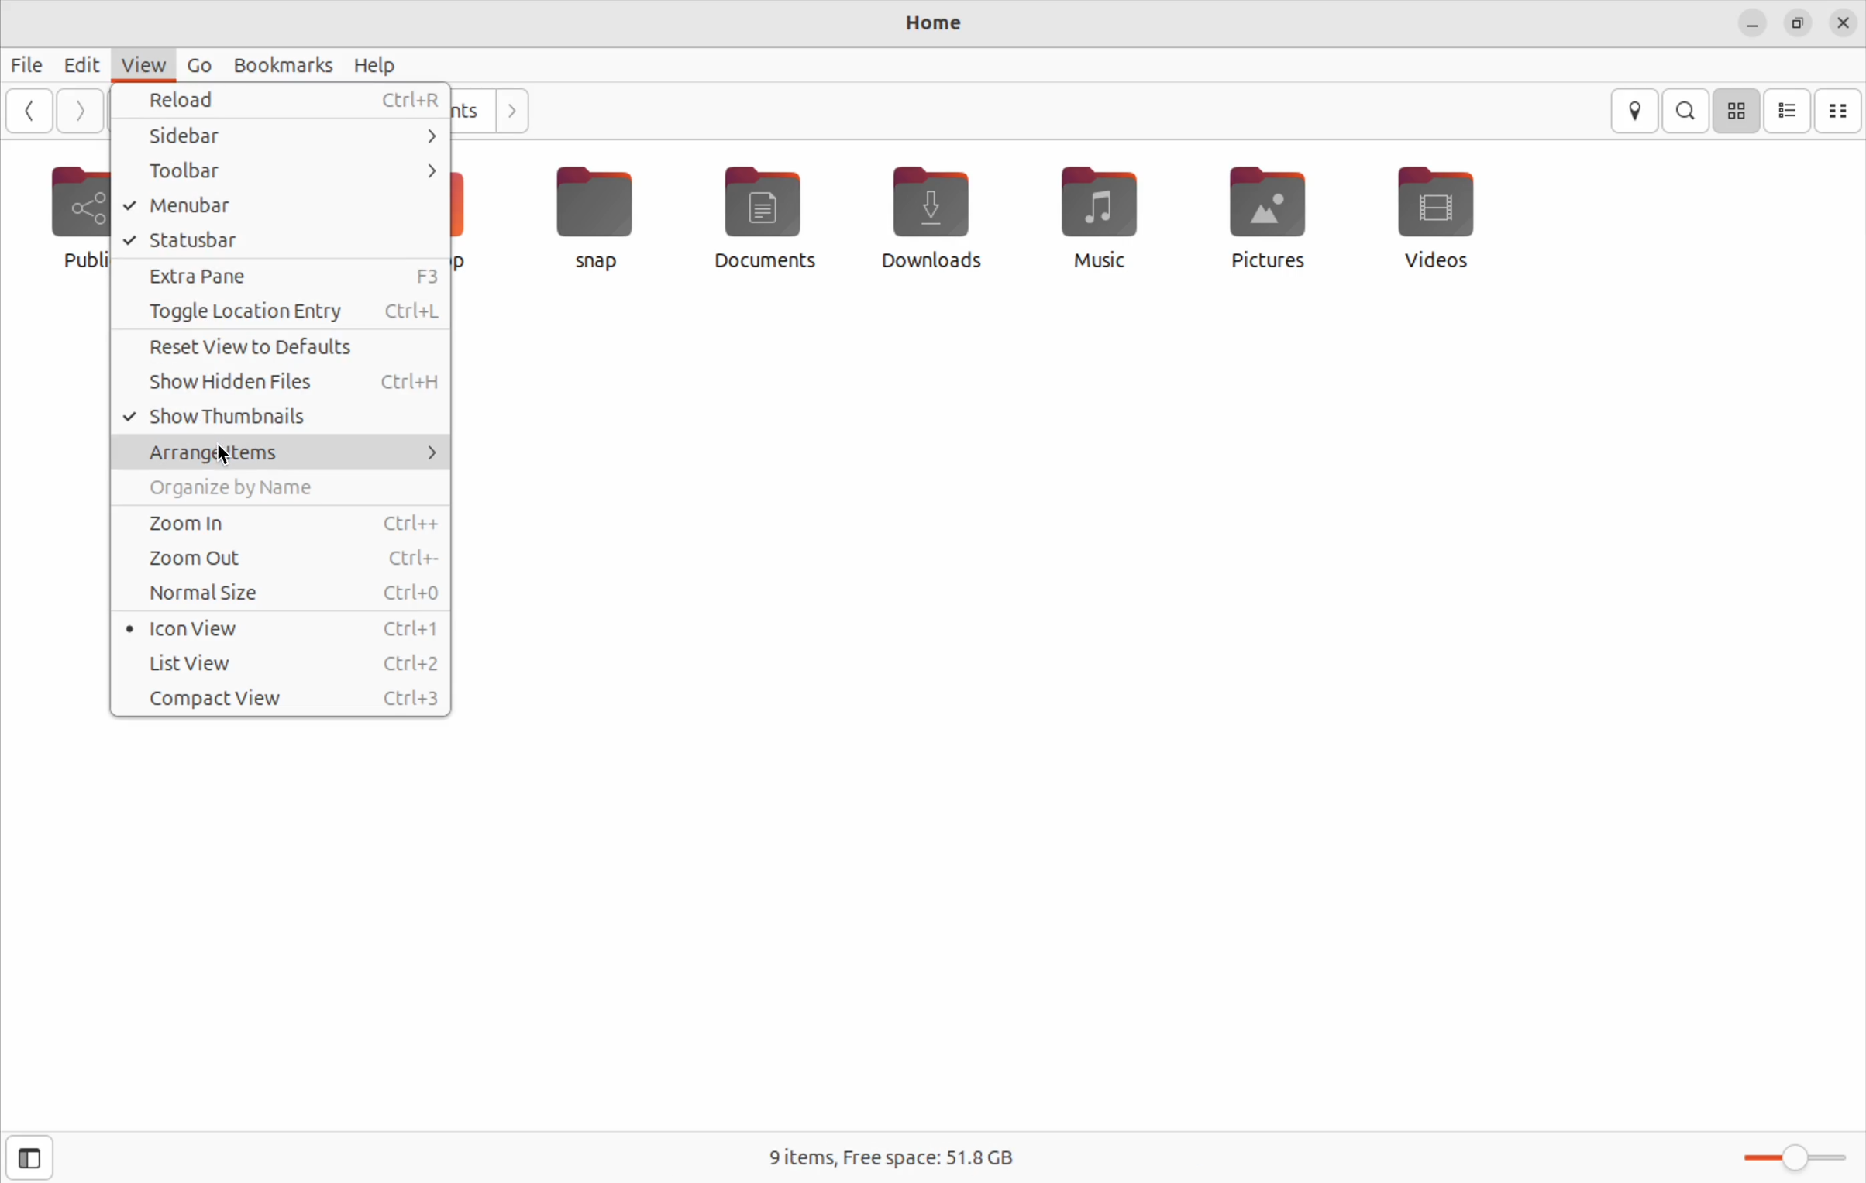 Image resolution: width=1866 pixels, height=1183 pixels. Describe the element at coordinates (278, 490) in the screenshot. I see `orgainze names` at that location.